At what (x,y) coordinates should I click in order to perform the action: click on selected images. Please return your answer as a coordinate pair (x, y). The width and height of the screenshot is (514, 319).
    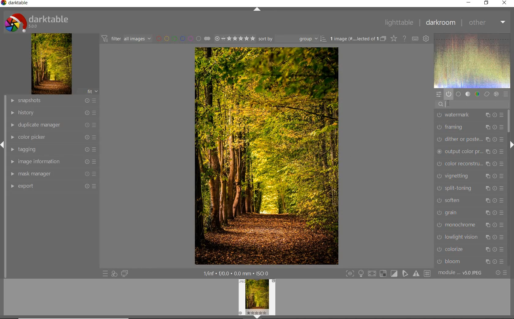
    Looking at the image, I should click on (353, 39).